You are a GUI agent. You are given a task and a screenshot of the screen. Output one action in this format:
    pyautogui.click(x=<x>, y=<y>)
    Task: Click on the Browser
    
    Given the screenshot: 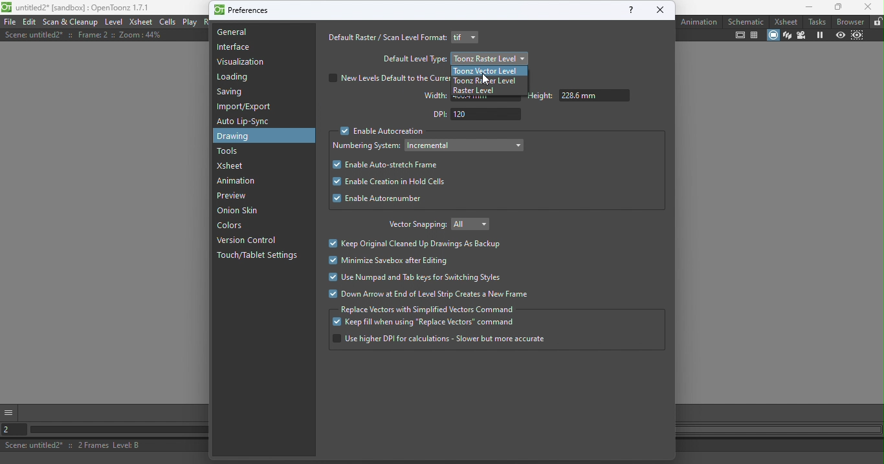 What is the action you would take?
    pyautogui.click(x=848, y=21)
    